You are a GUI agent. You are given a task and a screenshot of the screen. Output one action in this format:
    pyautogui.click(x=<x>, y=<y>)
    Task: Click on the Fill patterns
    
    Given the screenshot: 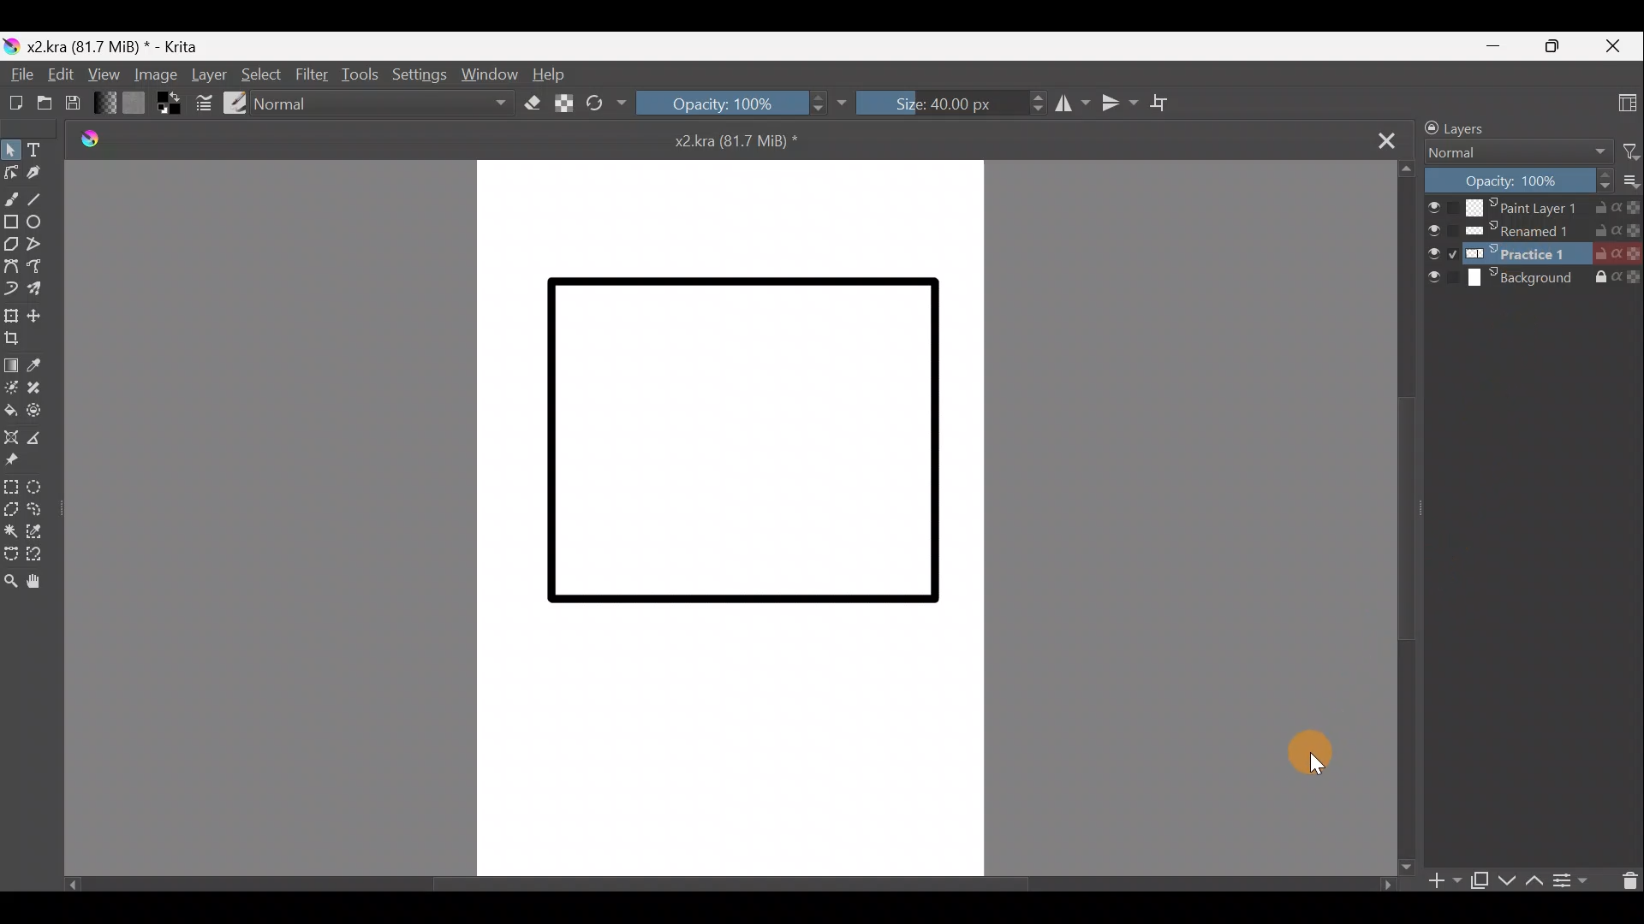 What is the action you would take?
    pyautogui.click(x=135, y=102)
    